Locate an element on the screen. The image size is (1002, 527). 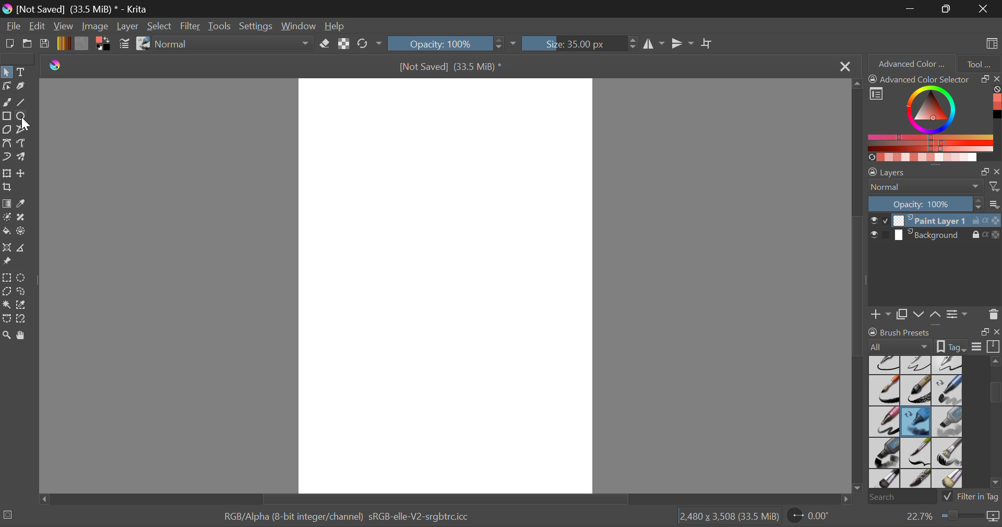
Bristles-1 Details is located at coordinates (916, 452).